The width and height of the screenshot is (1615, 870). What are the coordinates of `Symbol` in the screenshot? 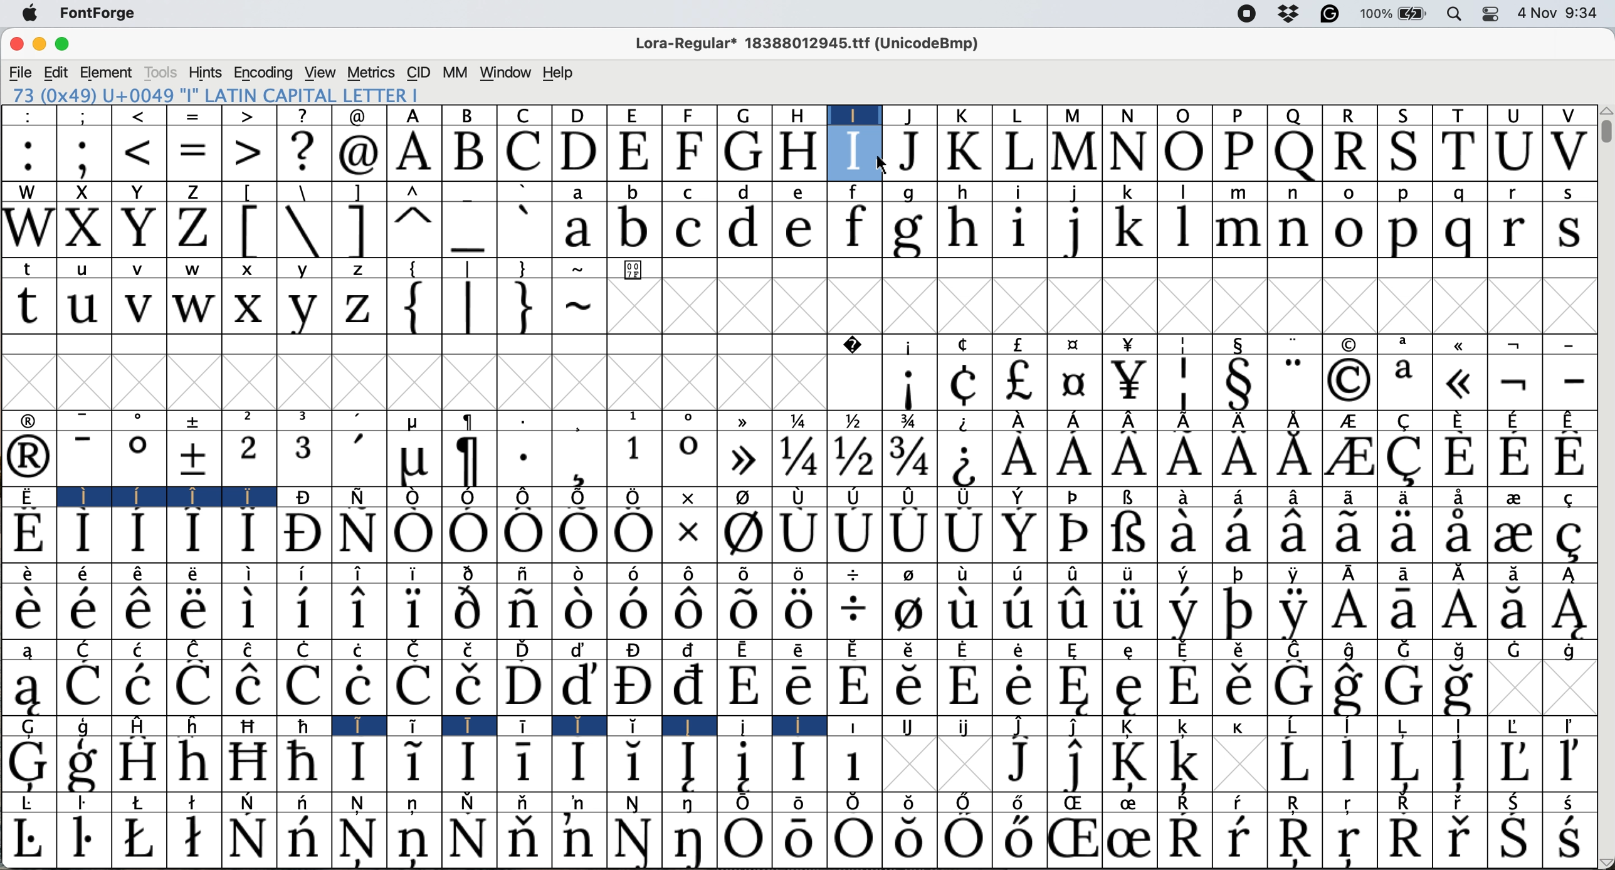 It's located at (468, 535).